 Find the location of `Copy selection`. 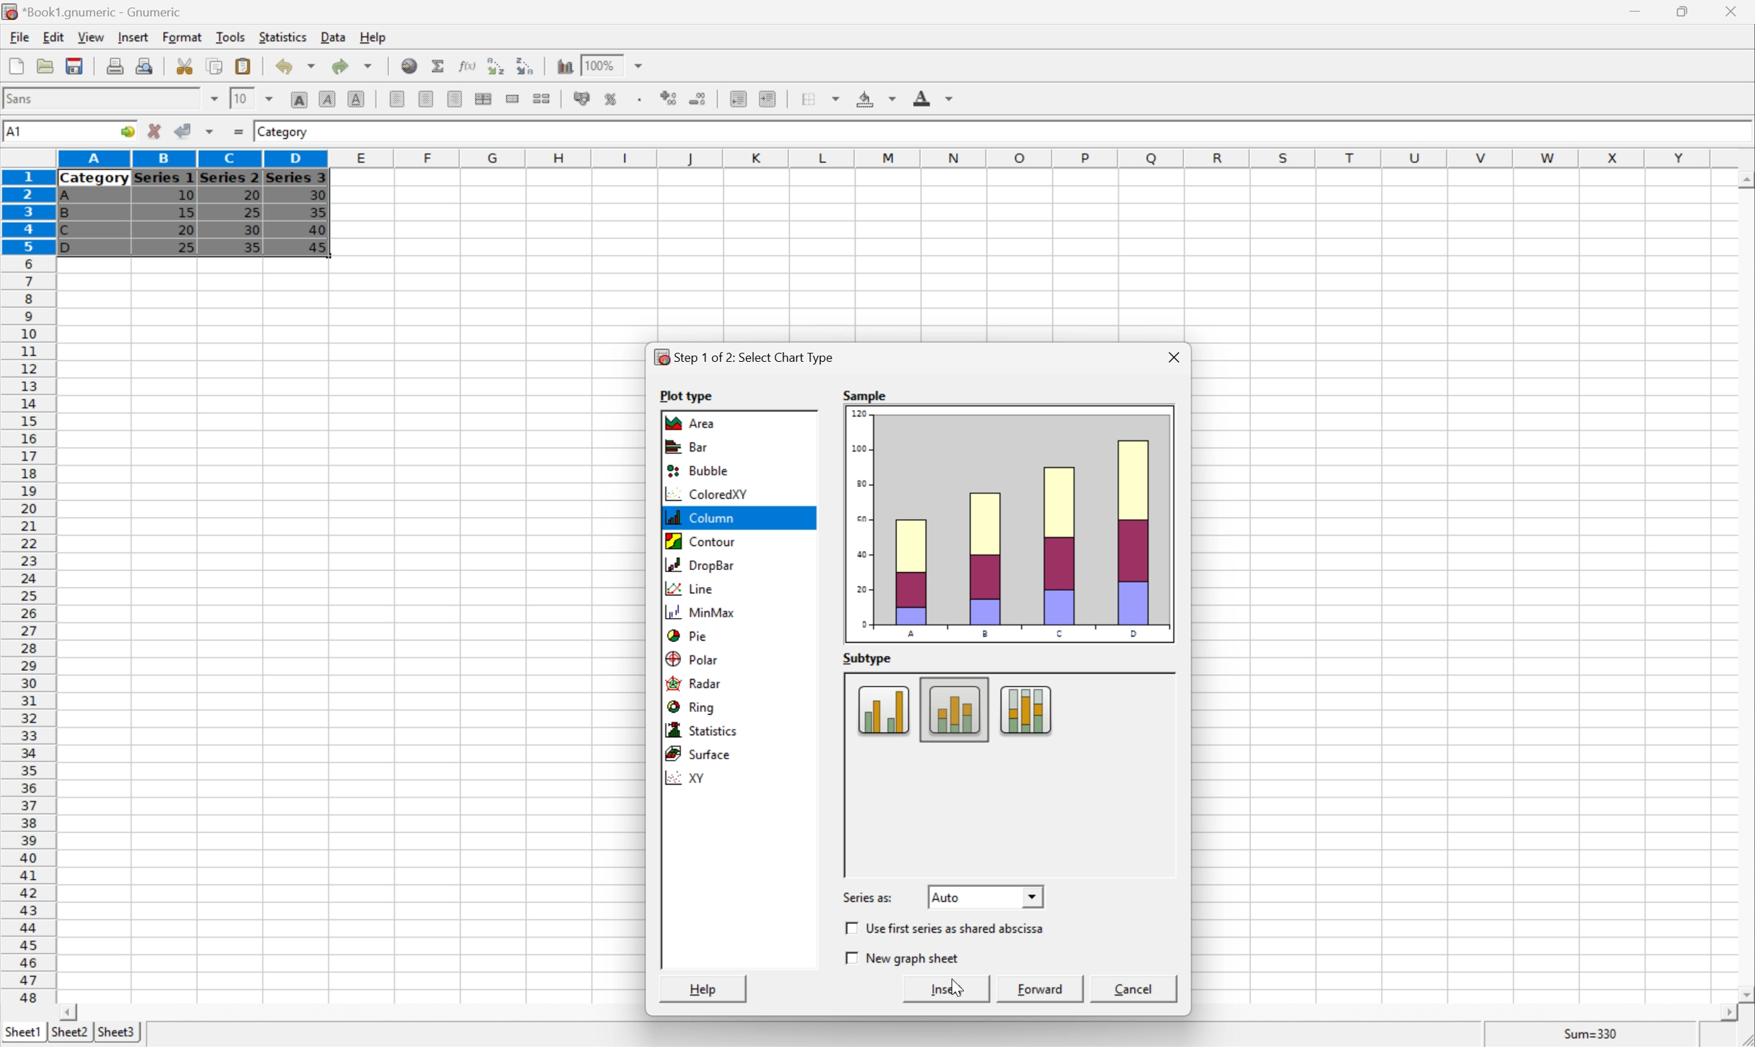

Copy selection is located at coordinates (215, 65).